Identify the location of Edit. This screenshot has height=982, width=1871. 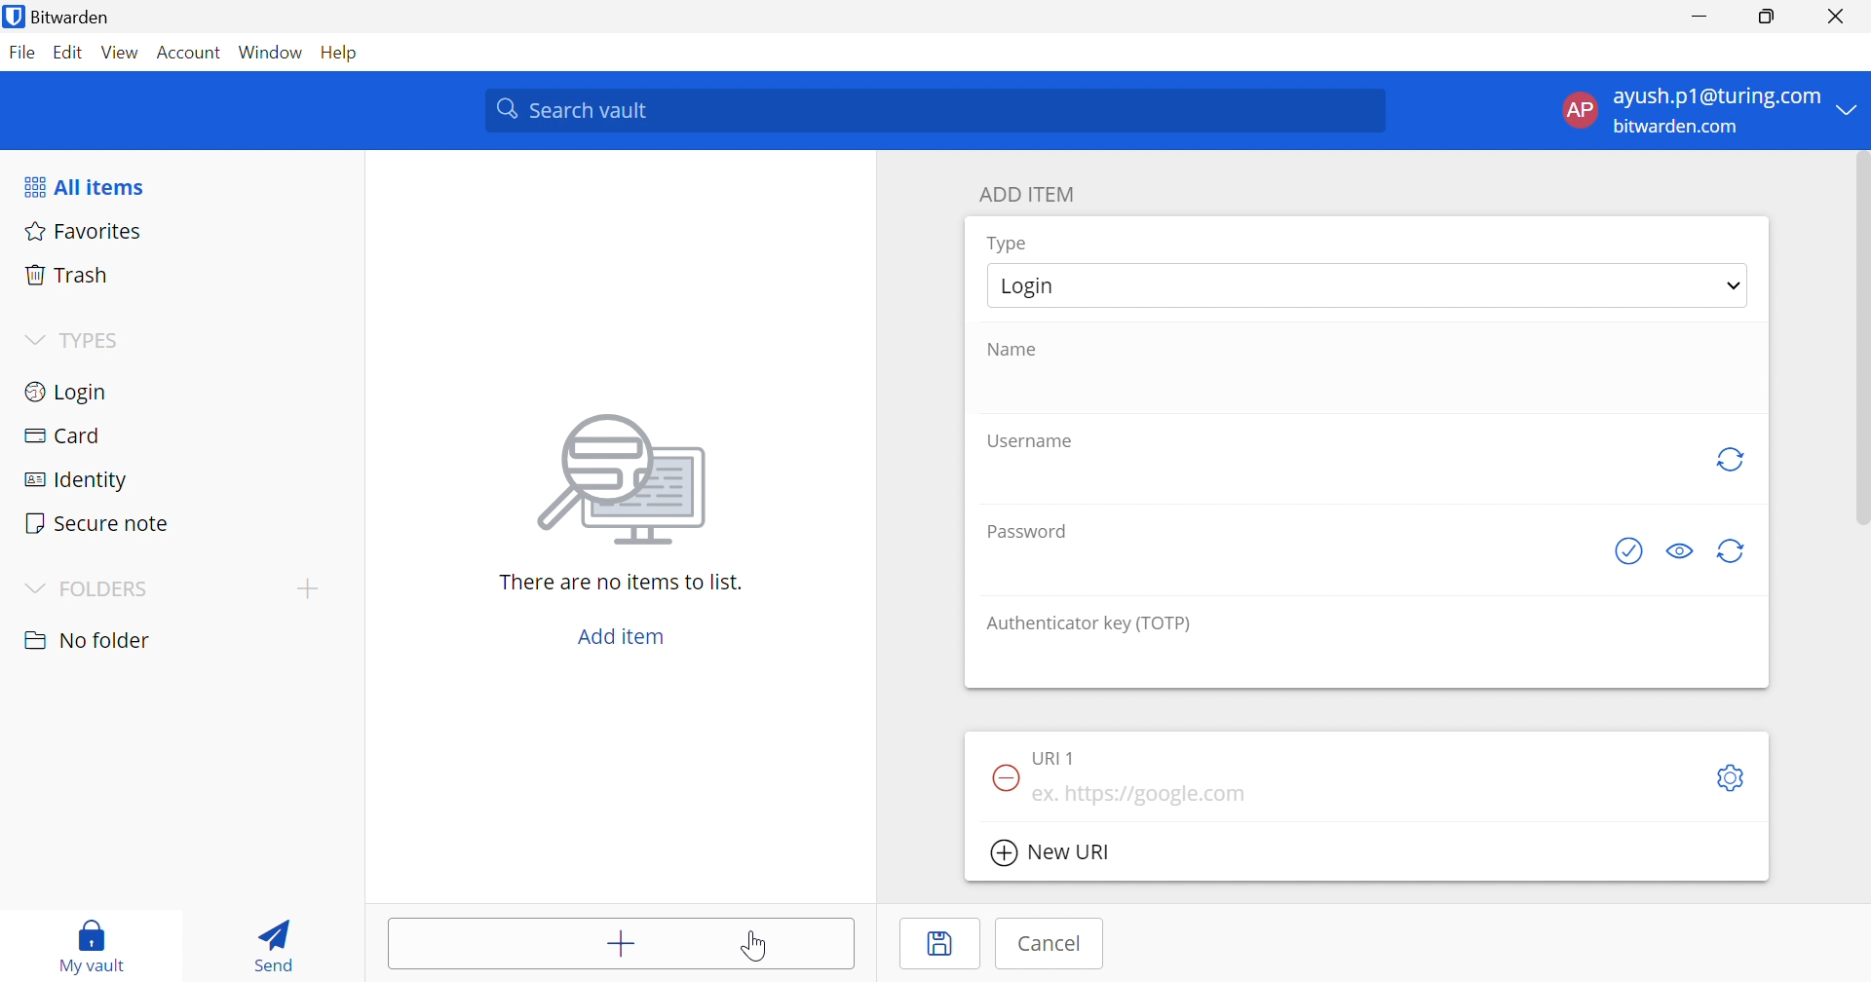
(71, 51).